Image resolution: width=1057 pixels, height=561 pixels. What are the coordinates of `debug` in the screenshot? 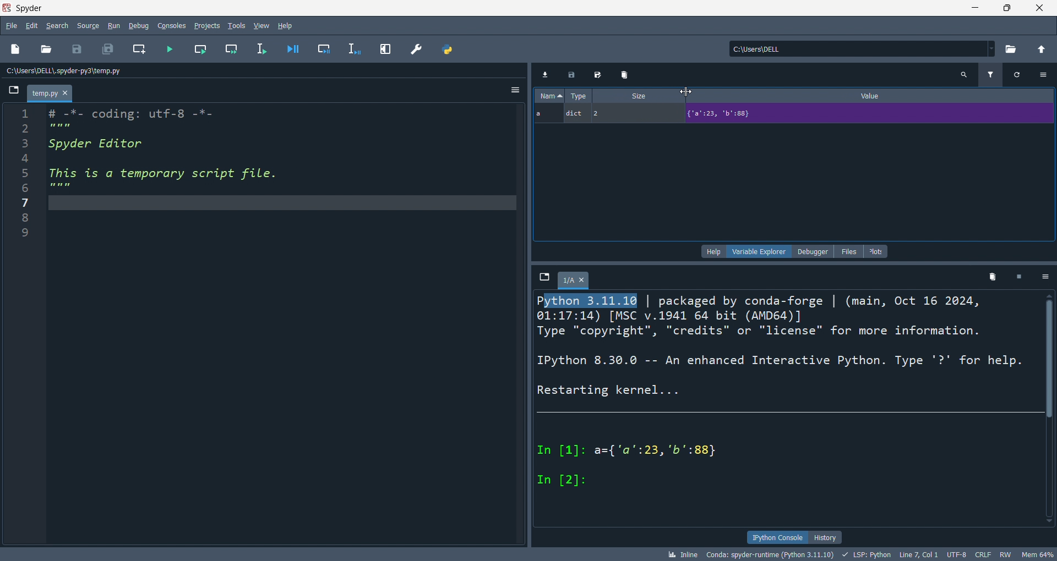 It's located at (137, 25).